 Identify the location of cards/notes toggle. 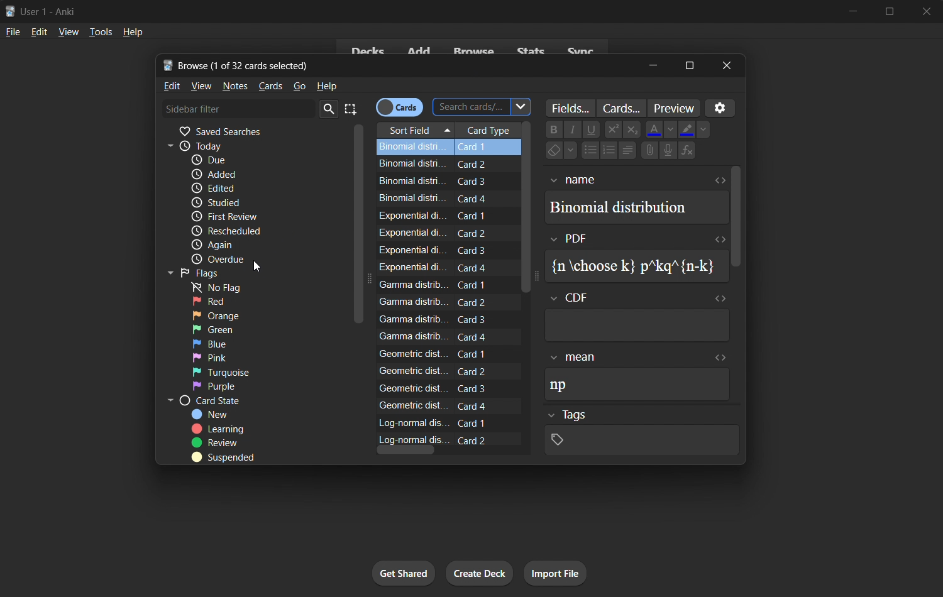
(399, 108).